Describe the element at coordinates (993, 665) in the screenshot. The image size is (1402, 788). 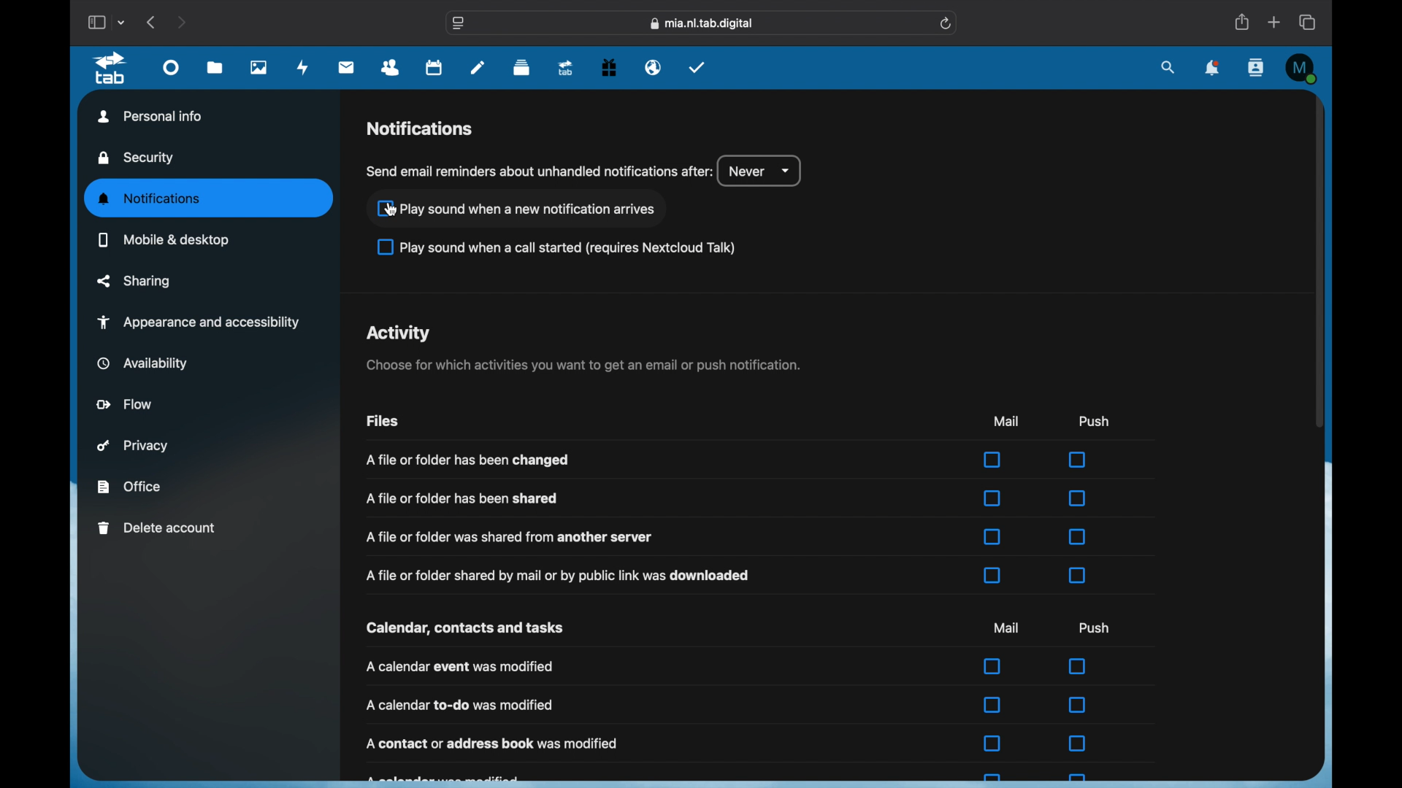
I see `checkbox` at that location.